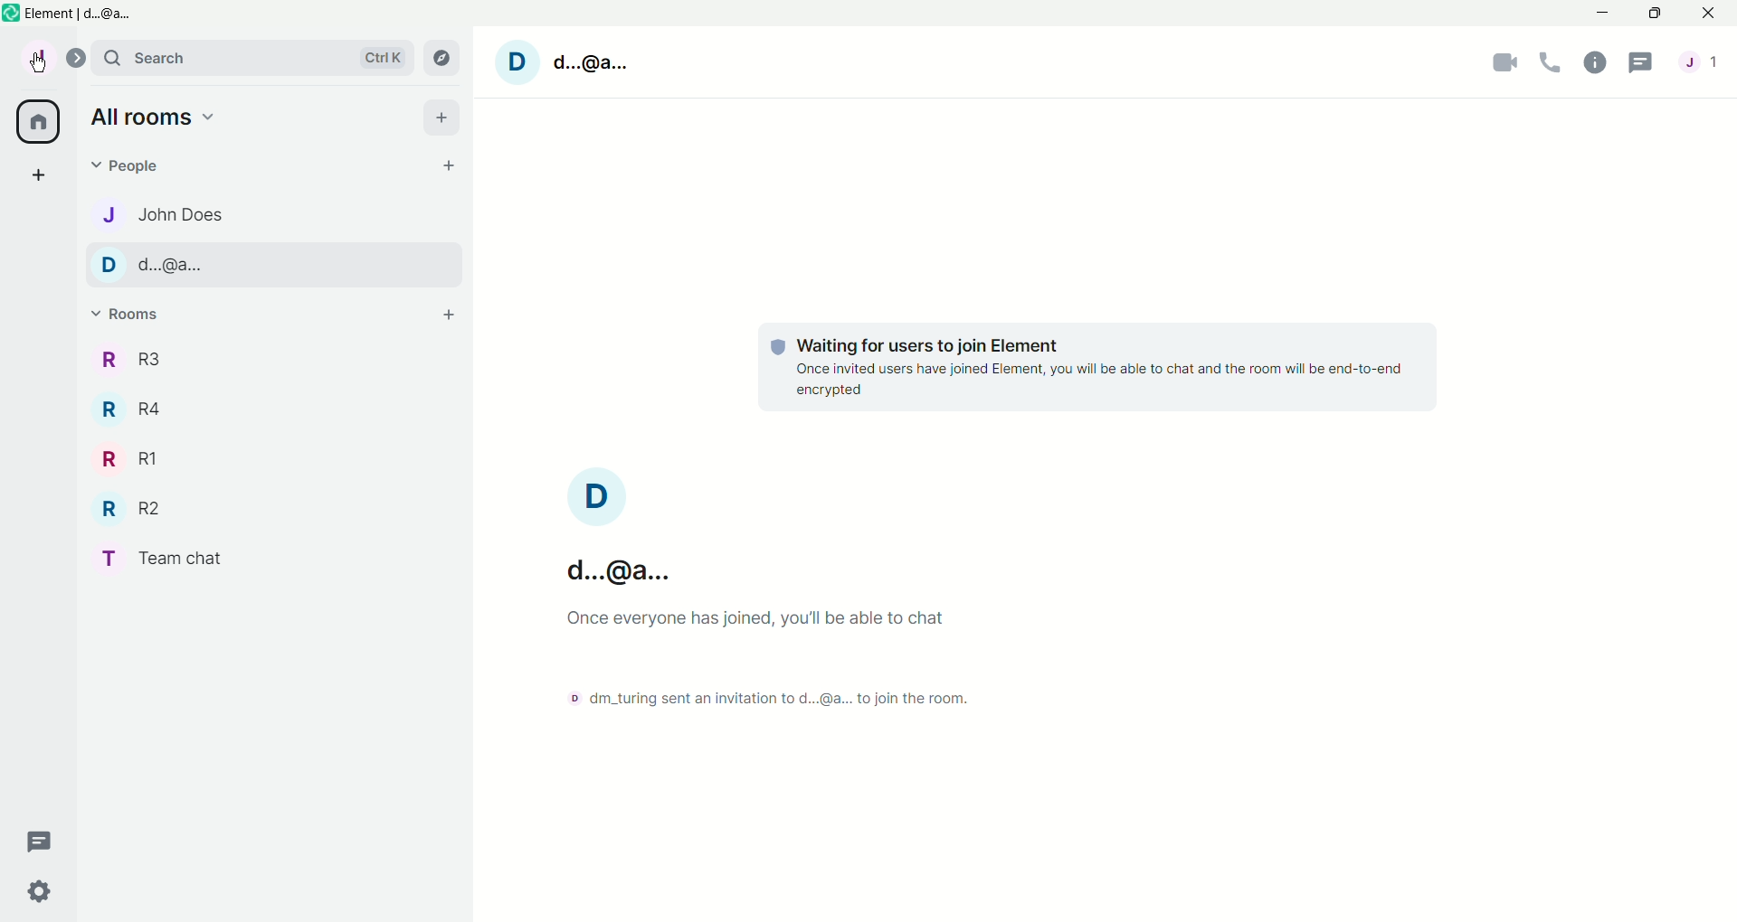 The image size is (1737, 922). What do you see at coordinates (779, 347) in the screenshot?
I see `Protection shield logo` at bounding box center [779, 347].